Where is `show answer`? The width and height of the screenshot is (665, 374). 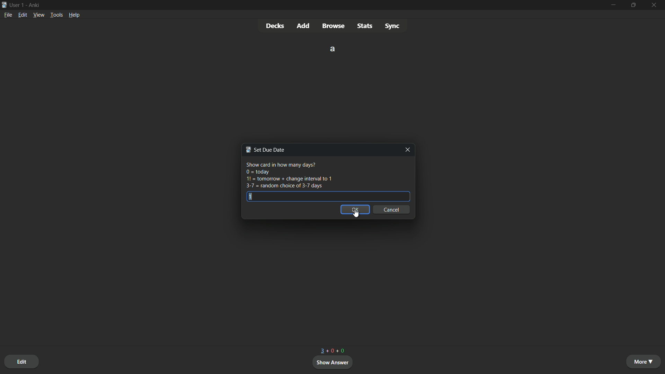 show answer is located at coordinates (333, 363).